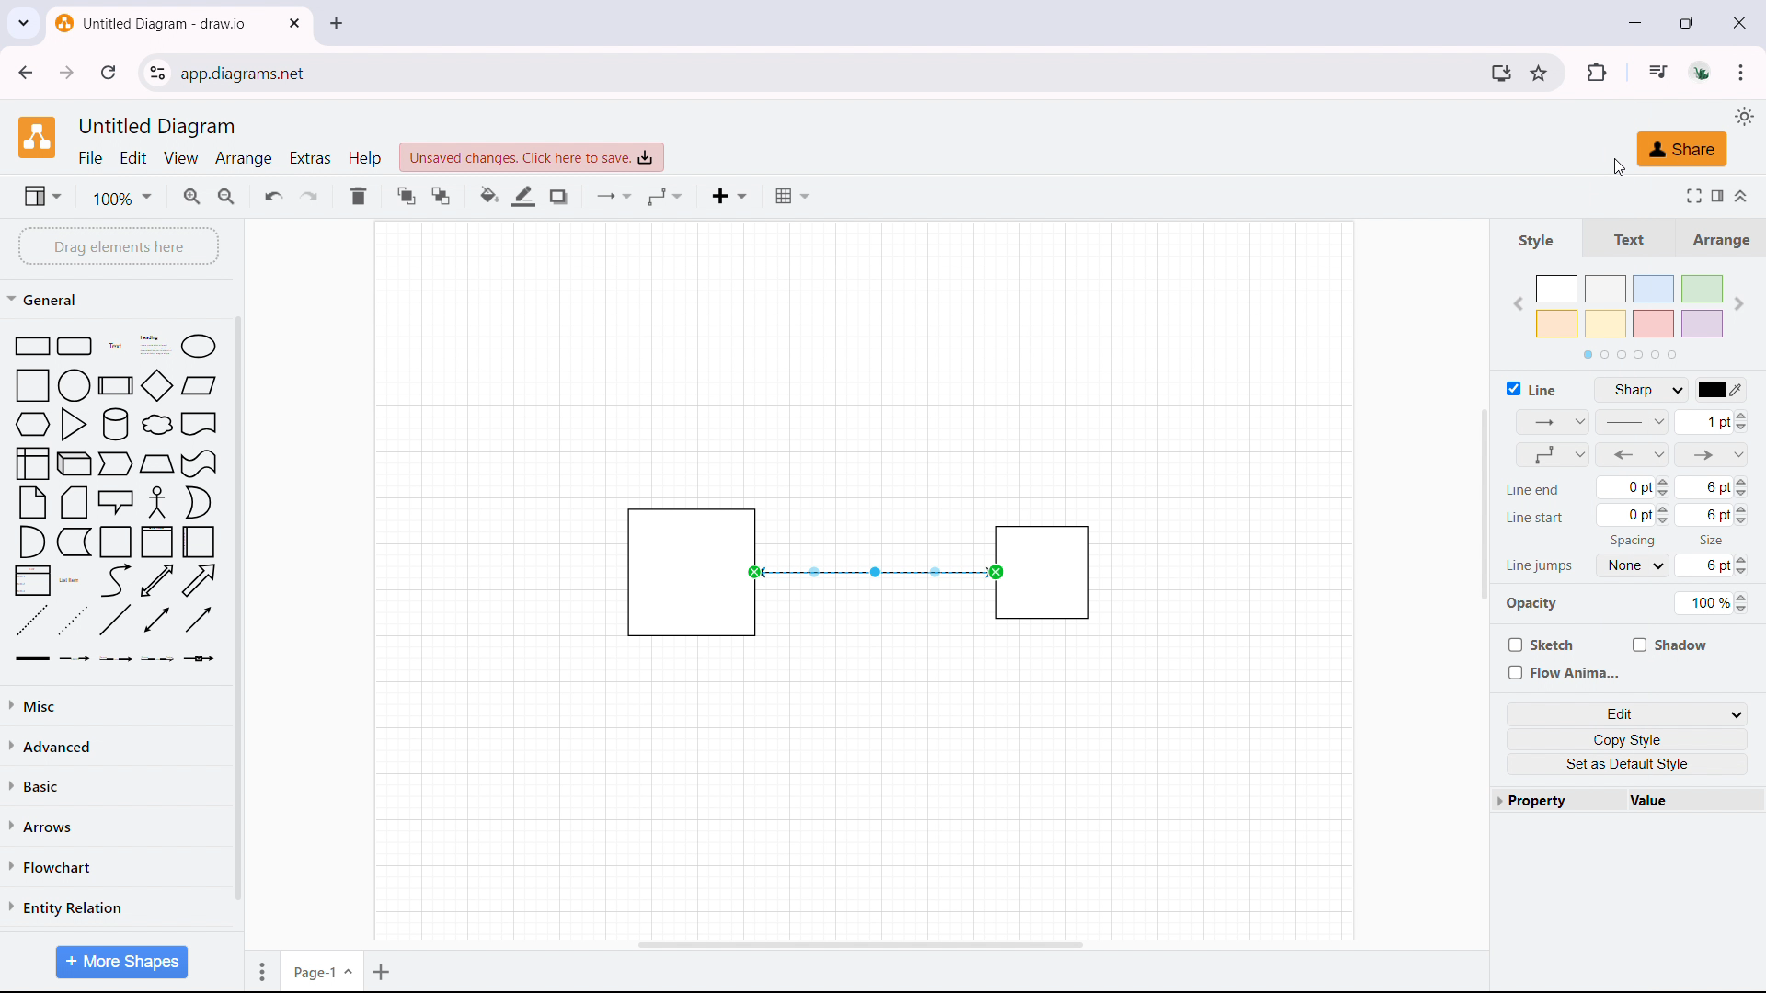 The image size is (1766, 993). I want to click on line style, so click(1646, 390).